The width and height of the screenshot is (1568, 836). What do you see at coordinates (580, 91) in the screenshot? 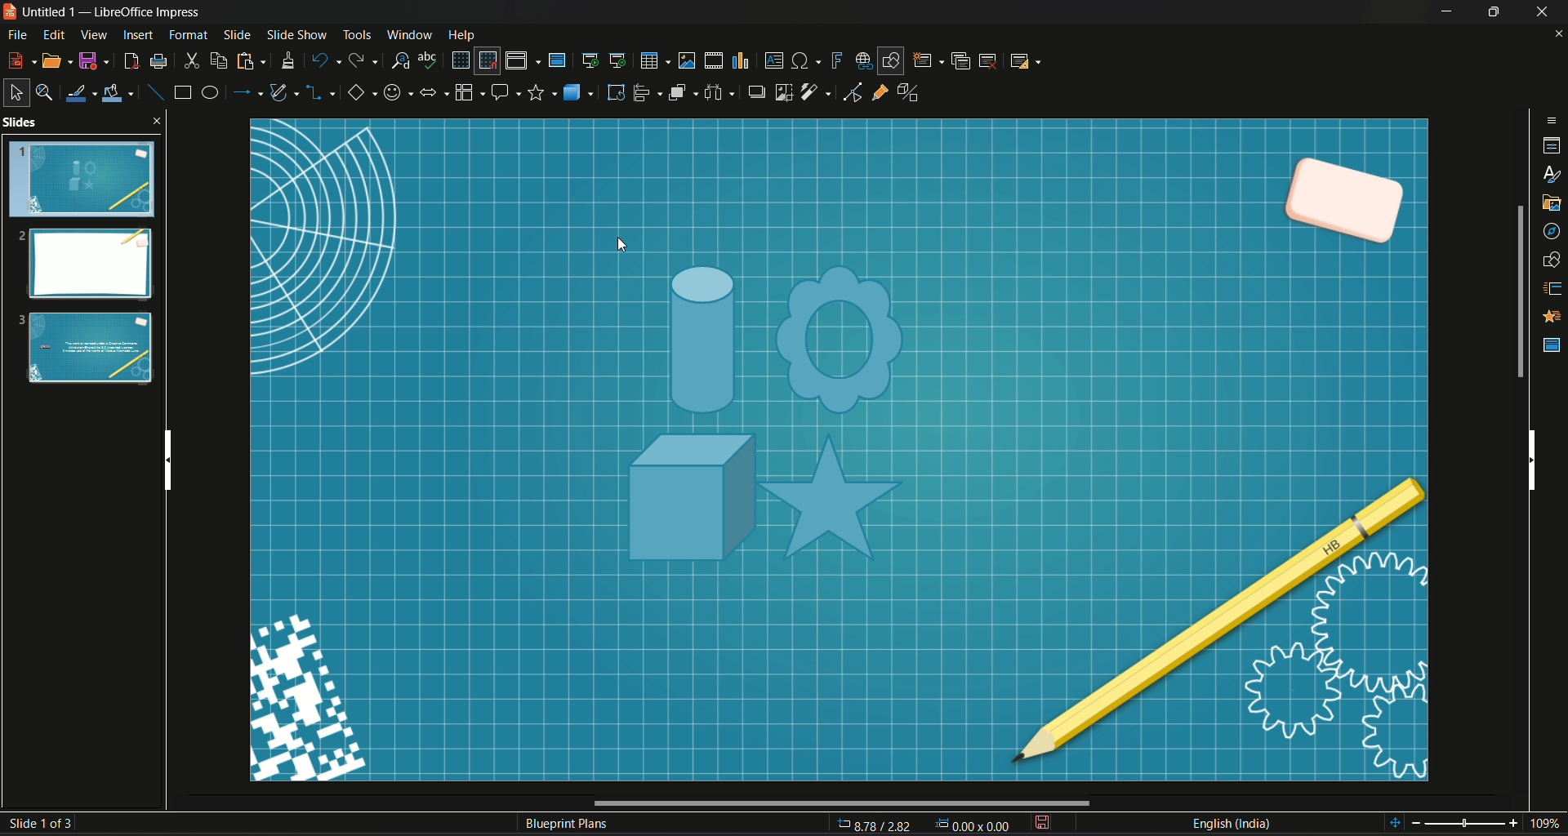
I see `3D objects` at bounding box center [580, 91].